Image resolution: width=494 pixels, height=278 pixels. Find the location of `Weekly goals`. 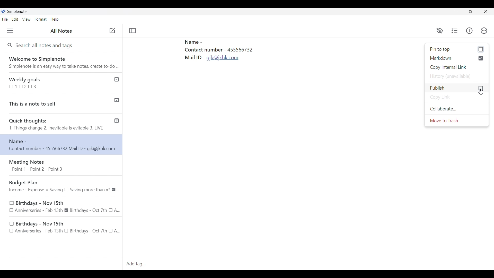

Weekly goals is located at coordinates (55, 82).